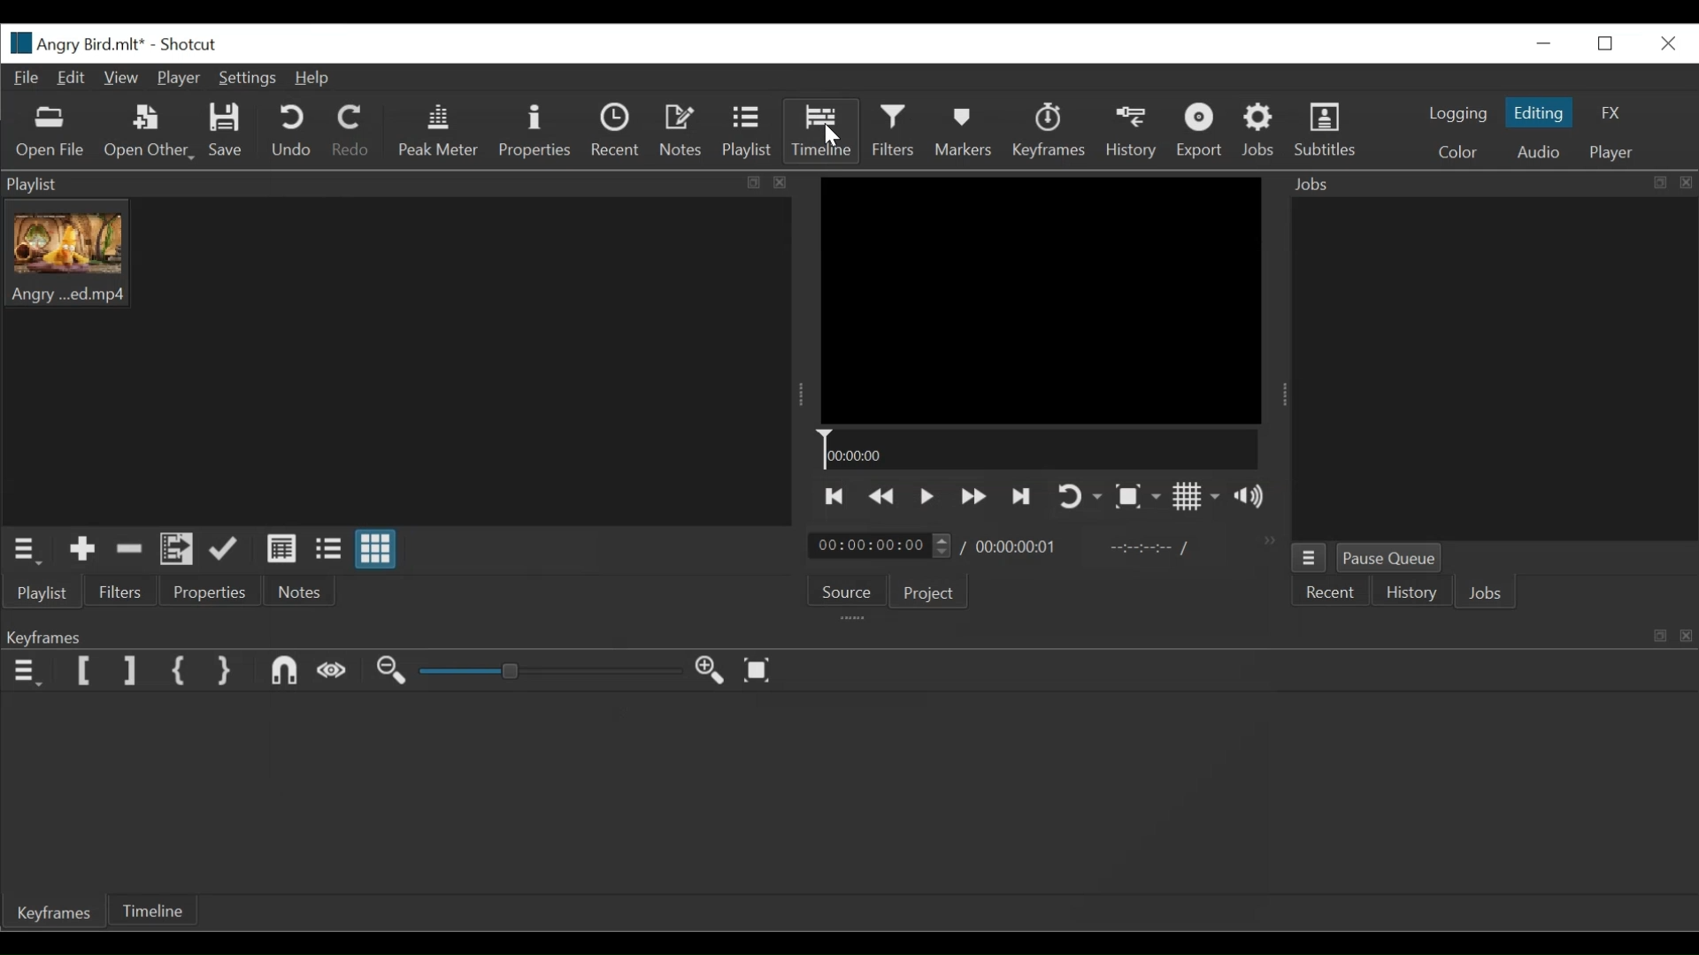 This screenshot has width=1699, height=955. What do you see at coordinates (1488, 182) in the screenshot?
I see `Jobs` at bounding box center [1488, 182].